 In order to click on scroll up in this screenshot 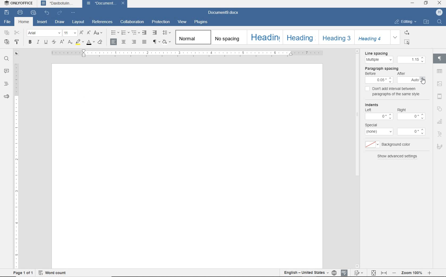, I will do `click(358, 51)`.